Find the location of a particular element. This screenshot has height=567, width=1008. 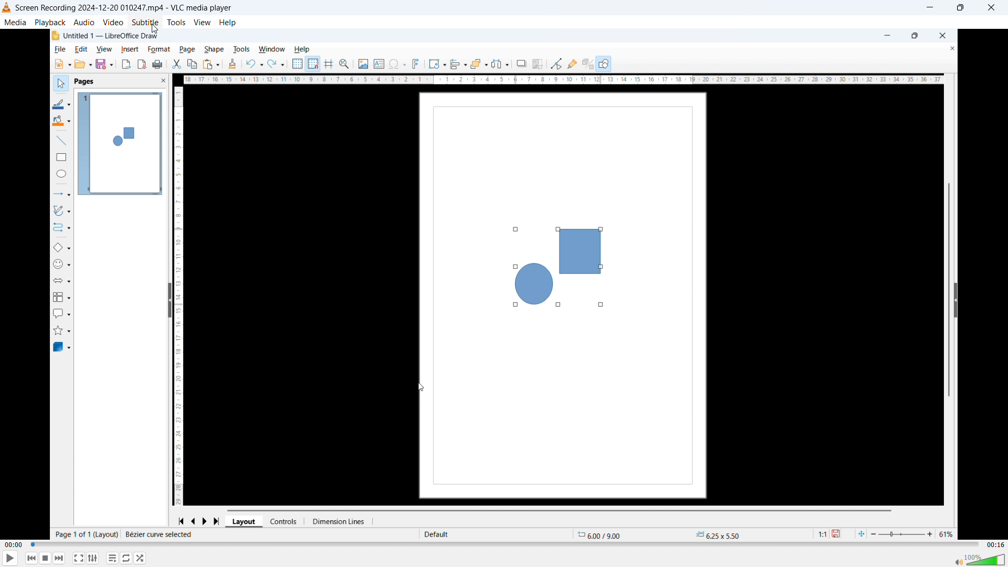

fit page to current window is located at coordinates (861, 533).